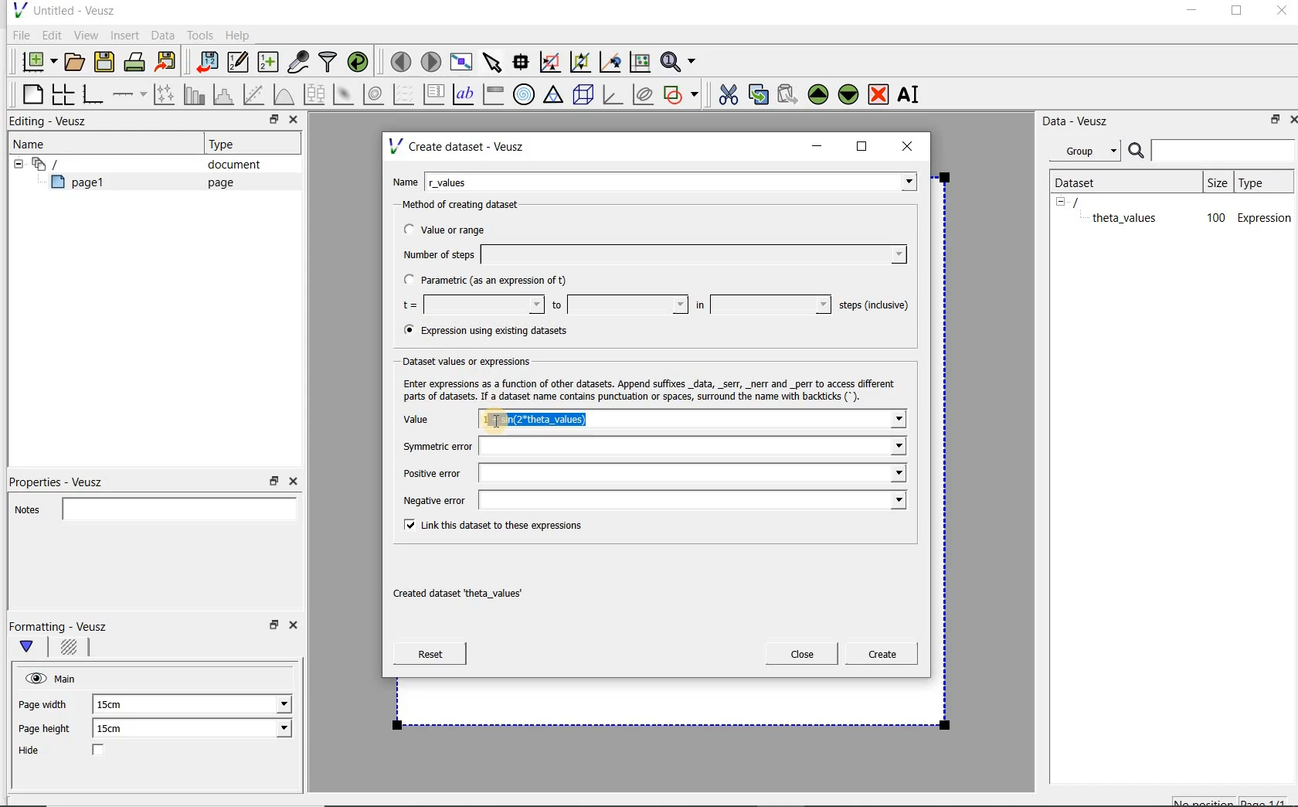 The width and height of the screenshot is (1298, 807). What do you see at coordinates (299, 64) in the screenshot?
I see `capture remote data` at bounding box center [299, 64].